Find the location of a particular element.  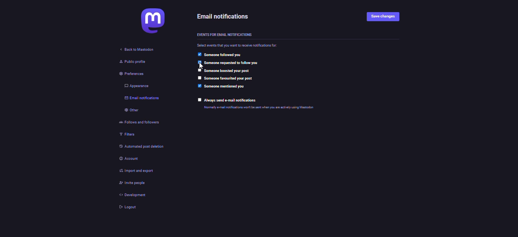

account is located at coordinates (129, 159).